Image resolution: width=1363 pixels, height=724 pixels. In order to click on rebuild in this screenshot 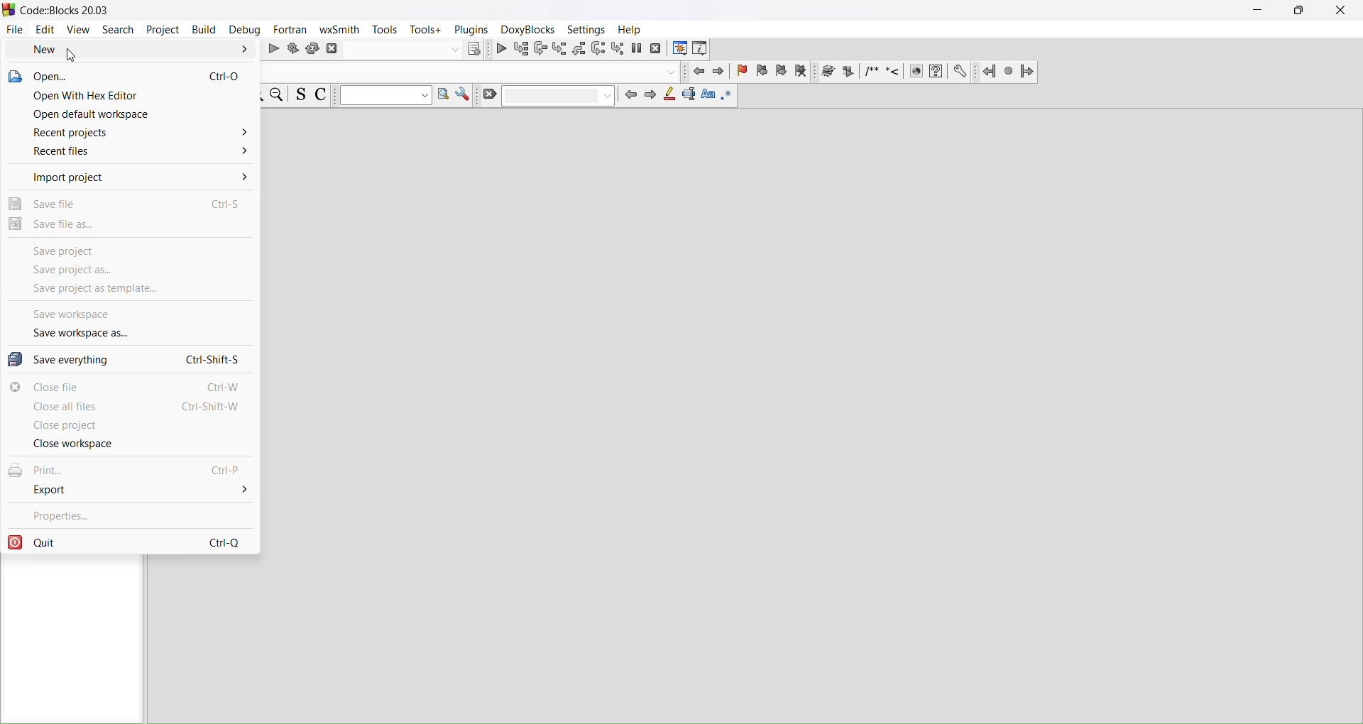, I will do `click(314, 51)`.